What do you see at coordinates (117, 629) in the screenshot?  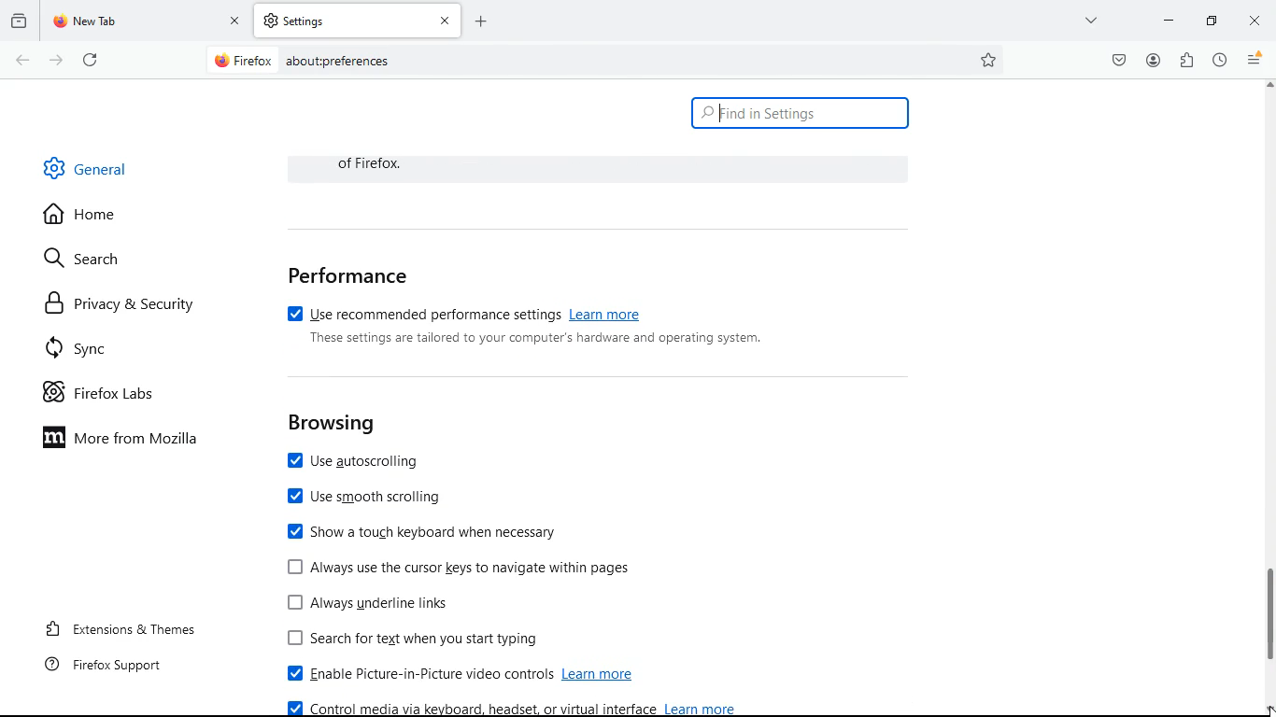 I see `extensions & themes` at bounding box center [117, 629].